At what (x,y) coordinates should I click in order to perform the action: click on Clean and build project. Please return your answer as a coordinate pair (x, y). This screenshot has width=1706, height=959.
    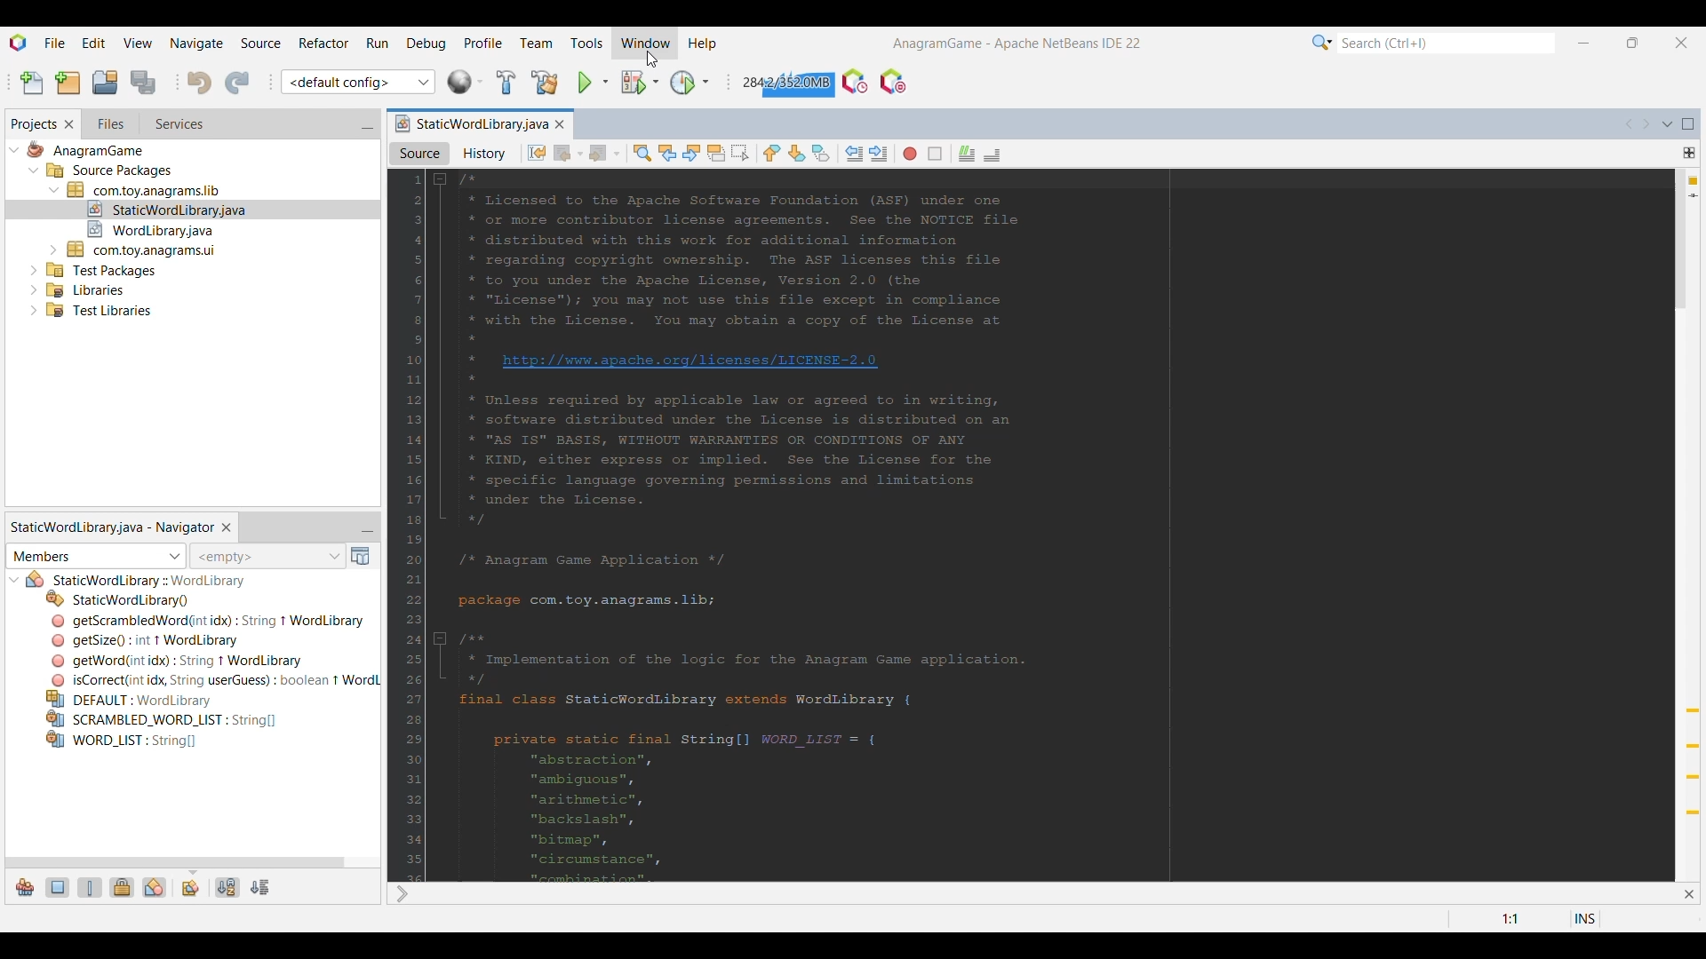
    Looking at the image, I should click on (546, 83).